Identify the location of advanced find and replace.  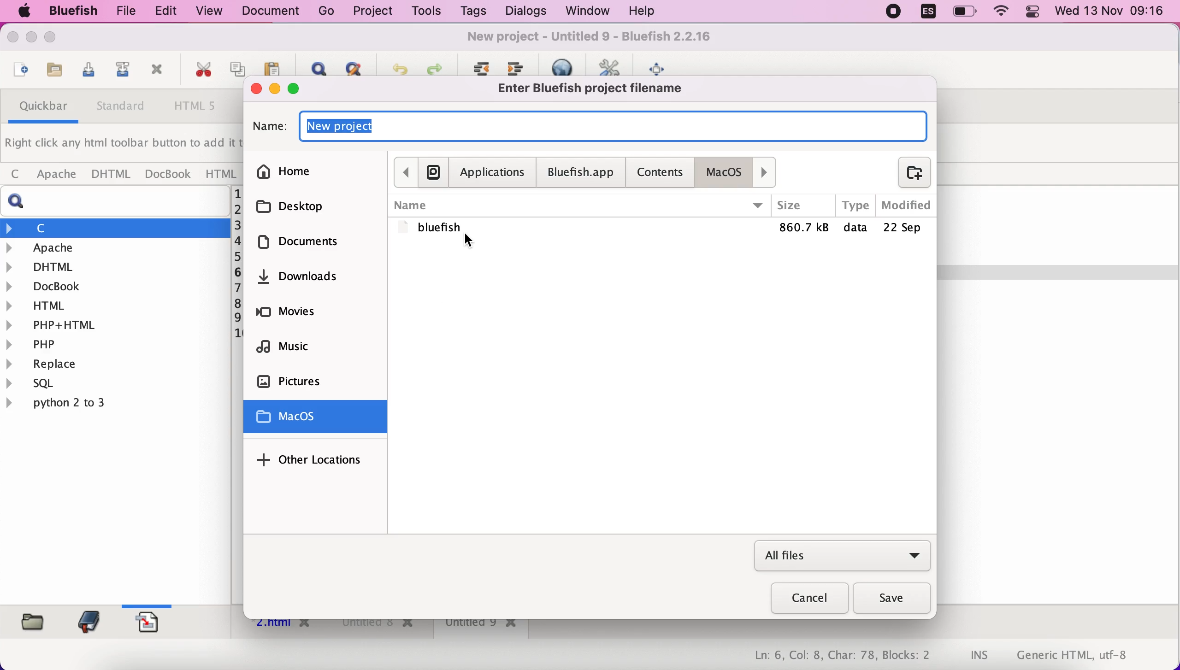
(353, 67).